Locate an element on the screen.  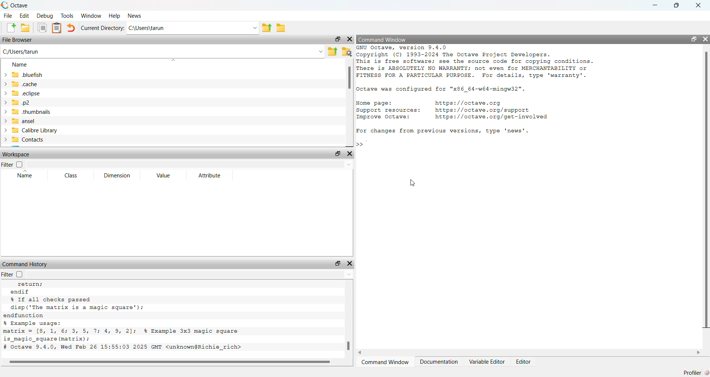
Attribute is located at coordinates (209, 175).